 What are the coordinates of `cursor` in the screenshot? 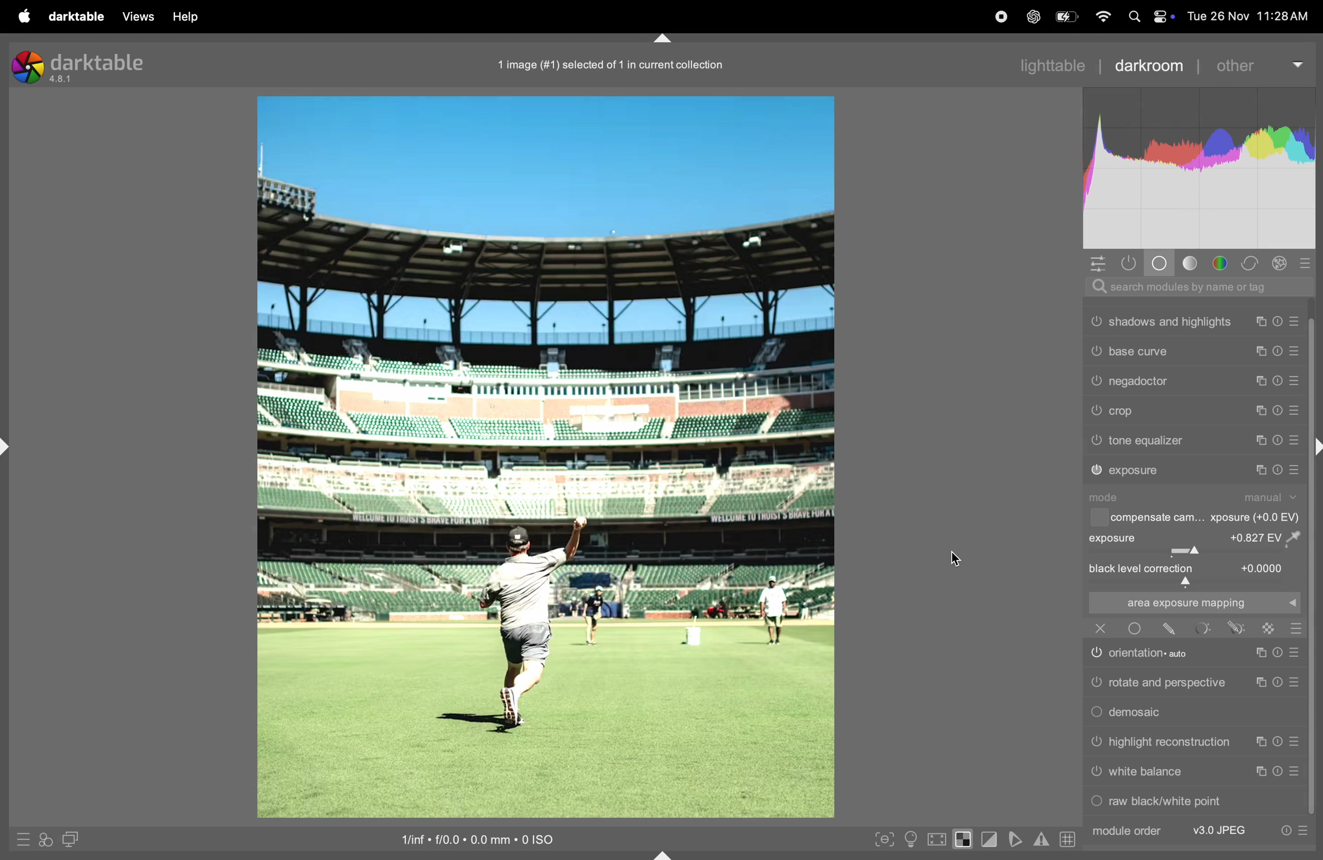 It's located at (956, 559).